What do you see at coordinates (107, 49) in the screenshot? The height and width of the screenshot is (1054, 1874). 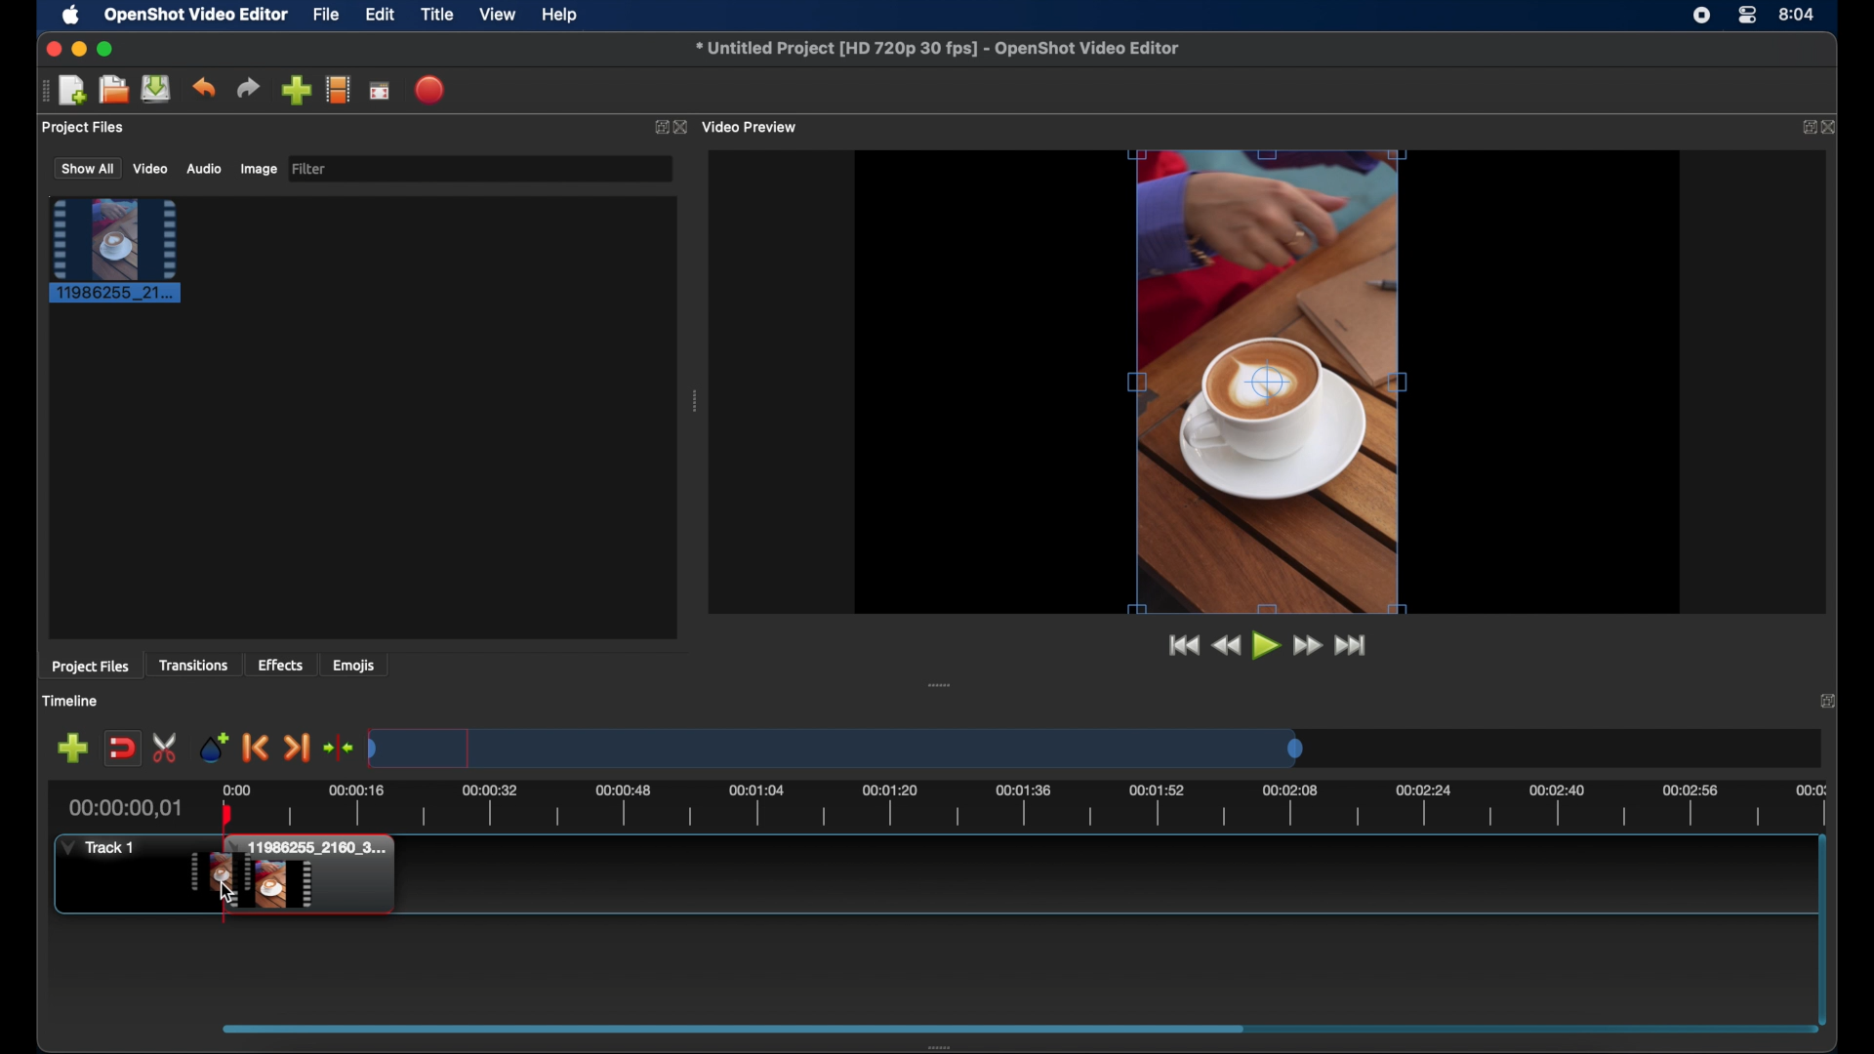 I see `maximize` at bounding box center [107, 49].